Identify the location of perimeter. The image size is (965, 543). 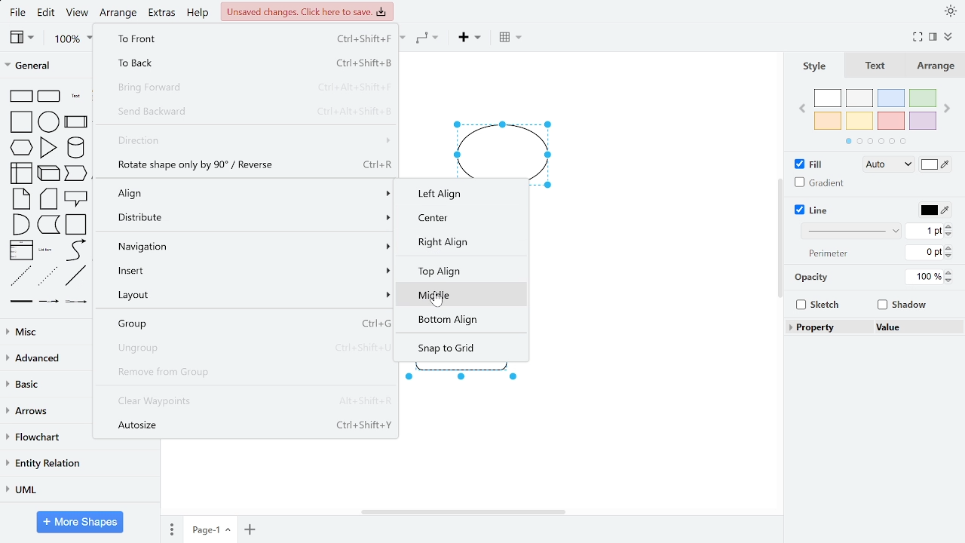
(829, 254).